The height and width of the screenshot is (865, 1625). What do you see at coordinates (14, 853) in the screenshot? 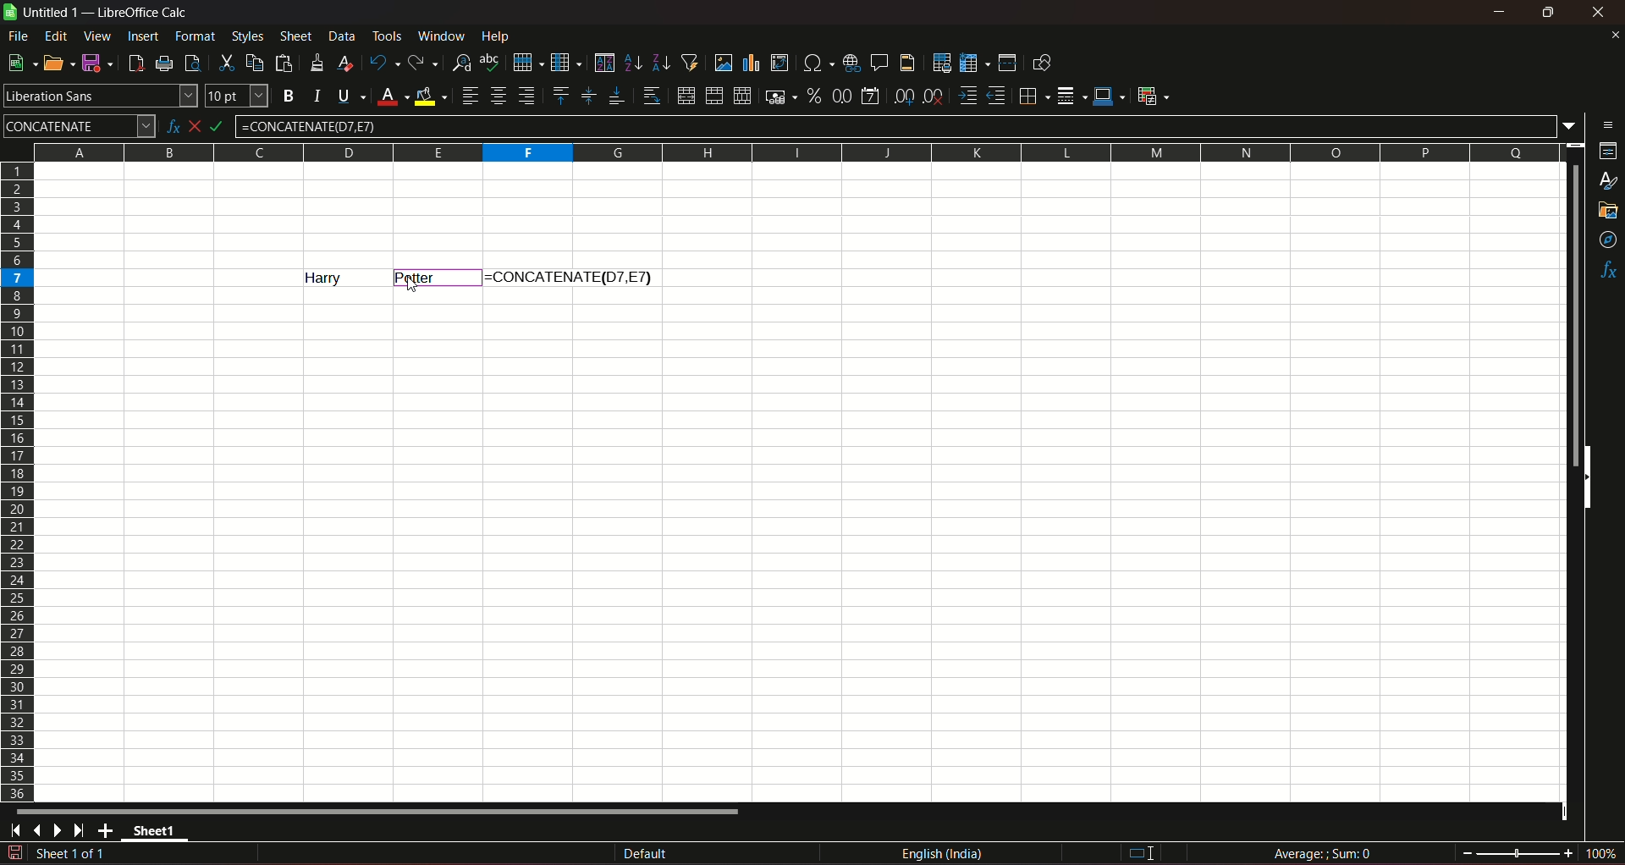
I see `document modified` at bounding box center [14, 853].